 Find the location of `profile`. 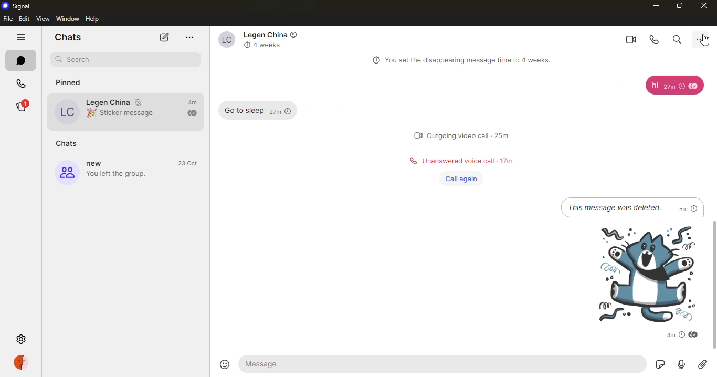

profile is located at coordinates (223, 39).